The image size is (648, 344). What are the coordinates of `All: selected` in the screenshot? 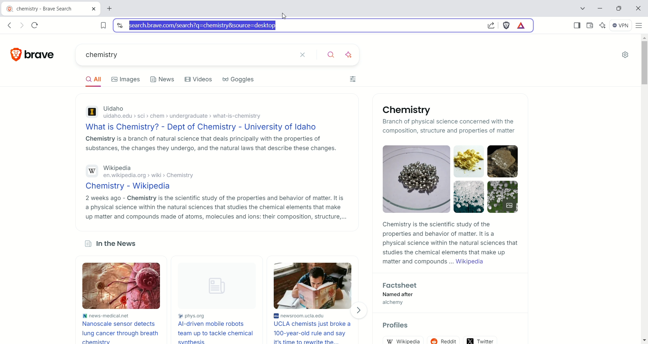 It's located at (92, 79).